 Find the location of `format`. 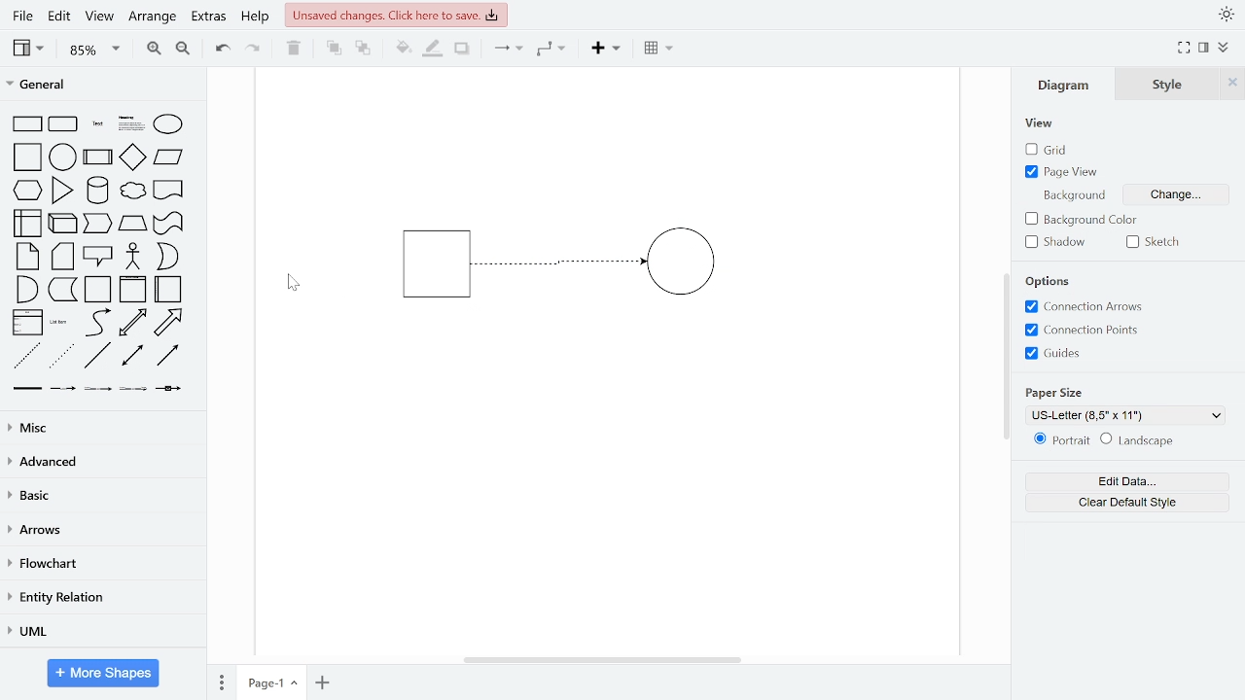

format is located at coordinates (1204, 48).